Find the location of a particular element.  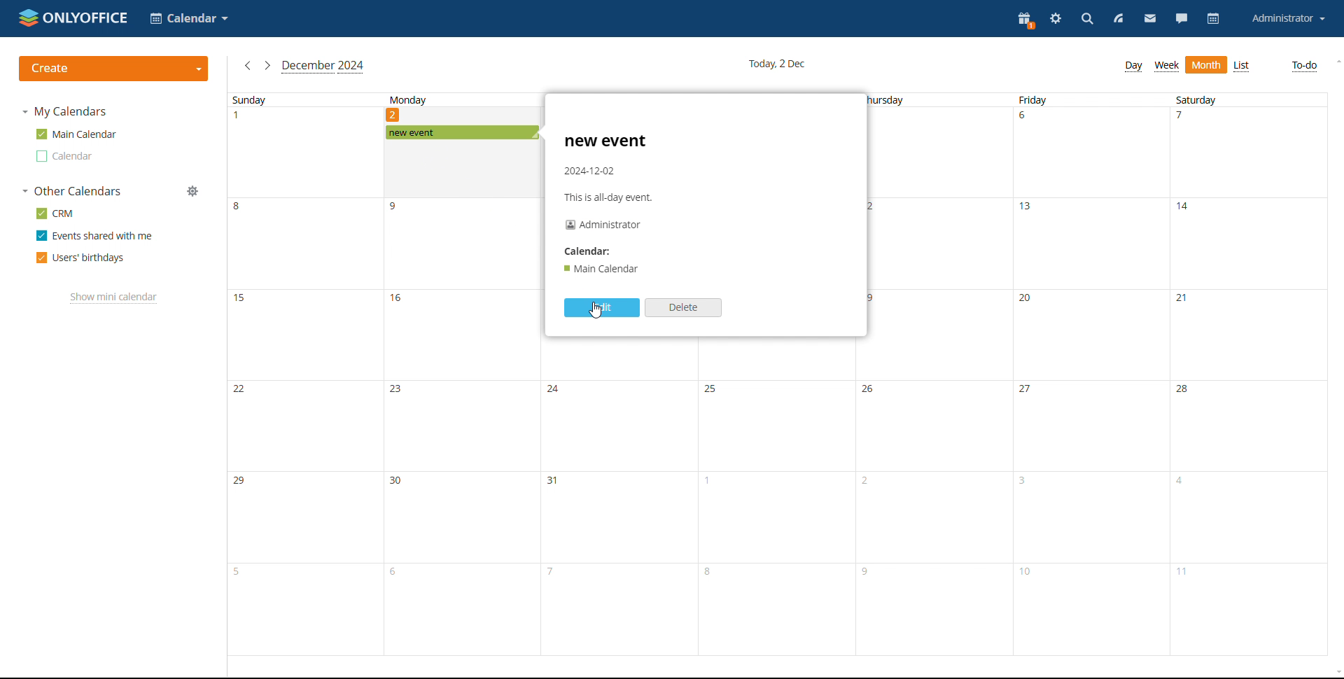

mail is located at coordinates (1150, 19).